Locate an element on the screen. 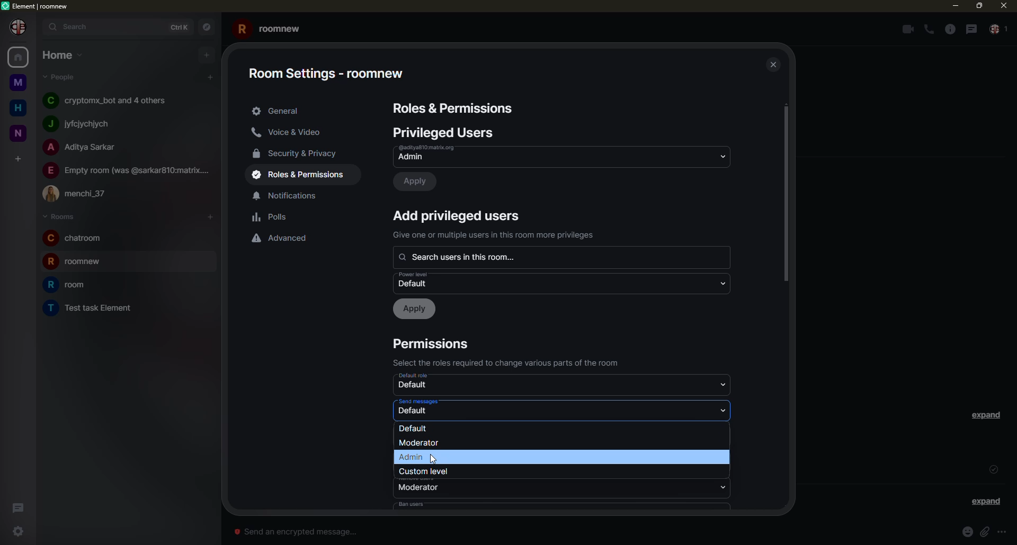 The height and width of the screenshot is (545, 1017). ctrlK is located at coordinates (182, 26).